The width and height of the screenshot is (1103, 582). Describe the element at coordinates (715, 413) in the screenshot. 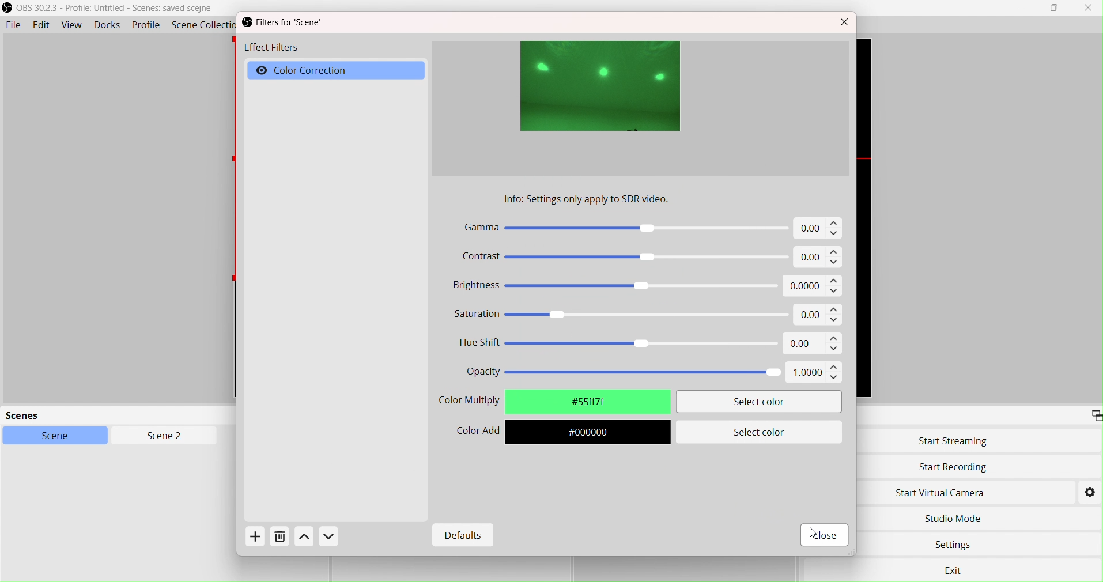

I see `cursor` at that location.